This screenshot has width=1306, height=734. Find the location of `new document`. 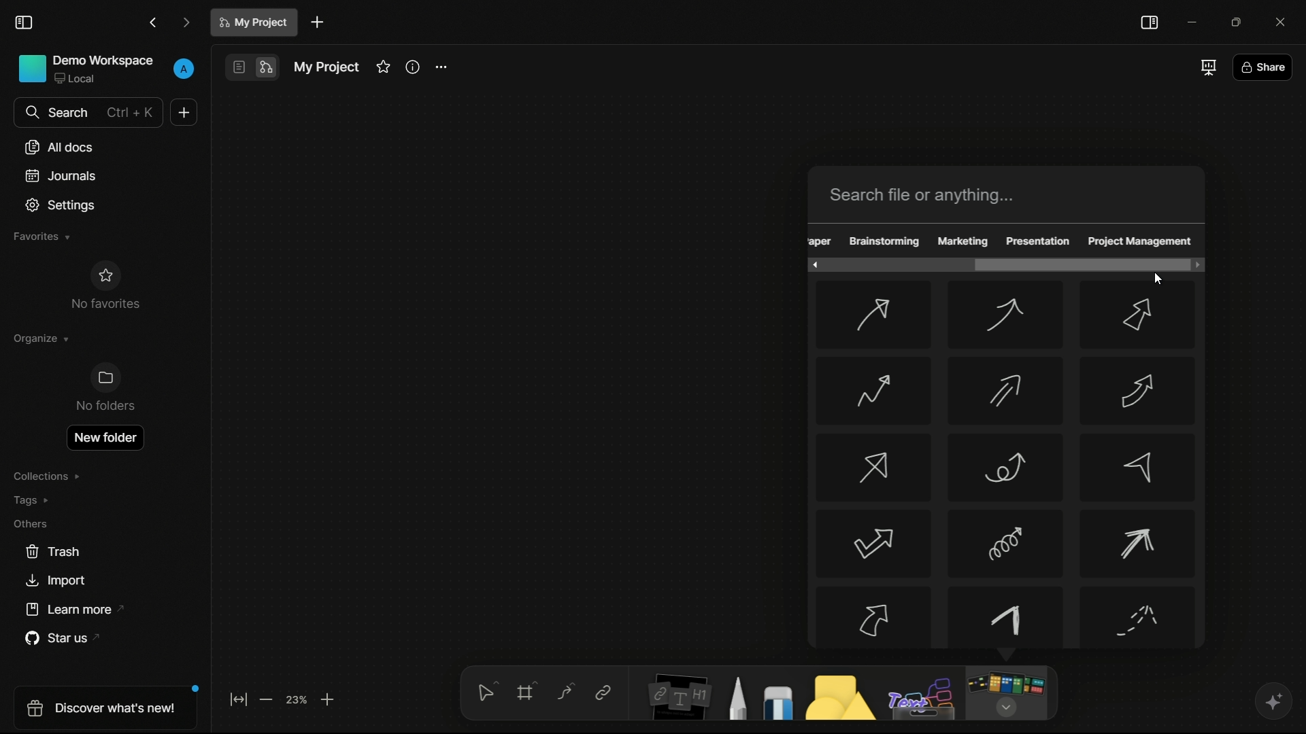

new document is located at coordinates (318, 22).